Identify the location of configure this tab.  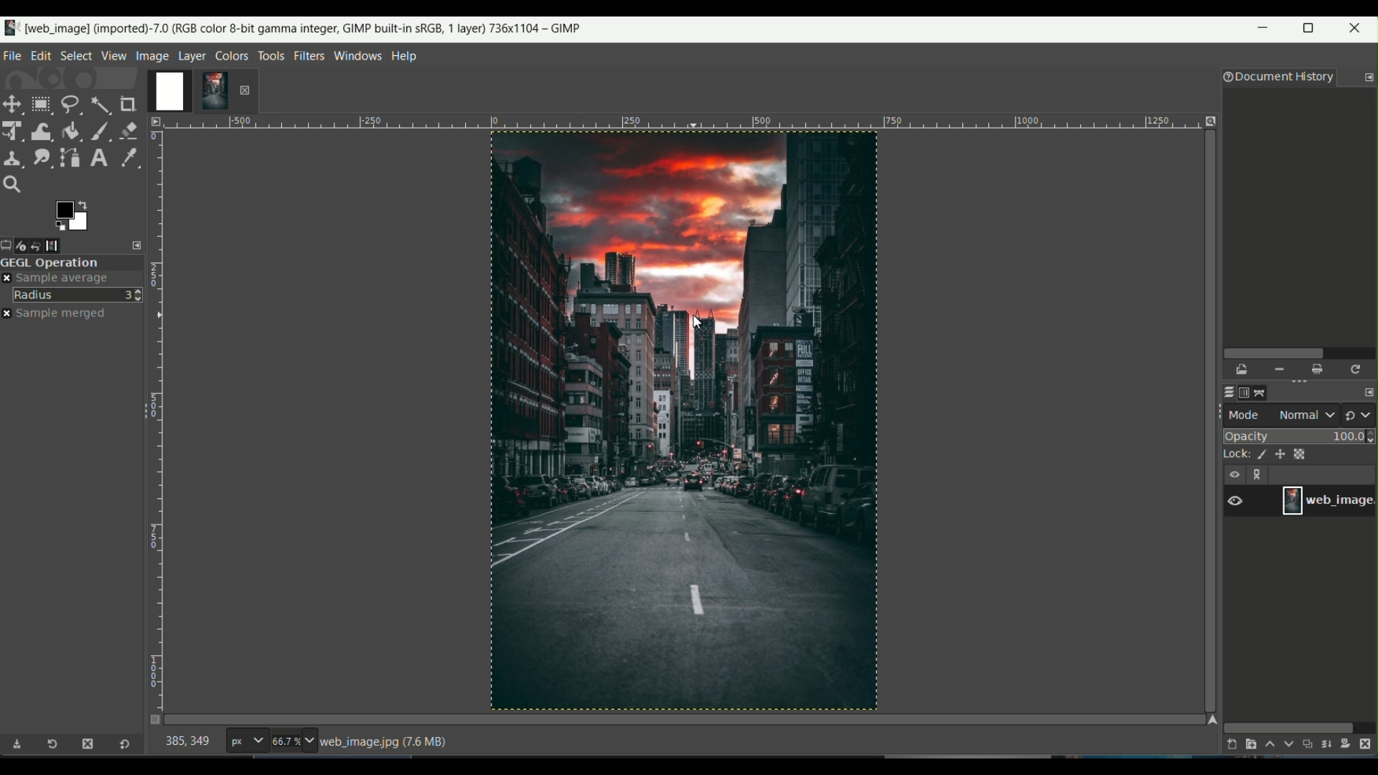
(139, 245).